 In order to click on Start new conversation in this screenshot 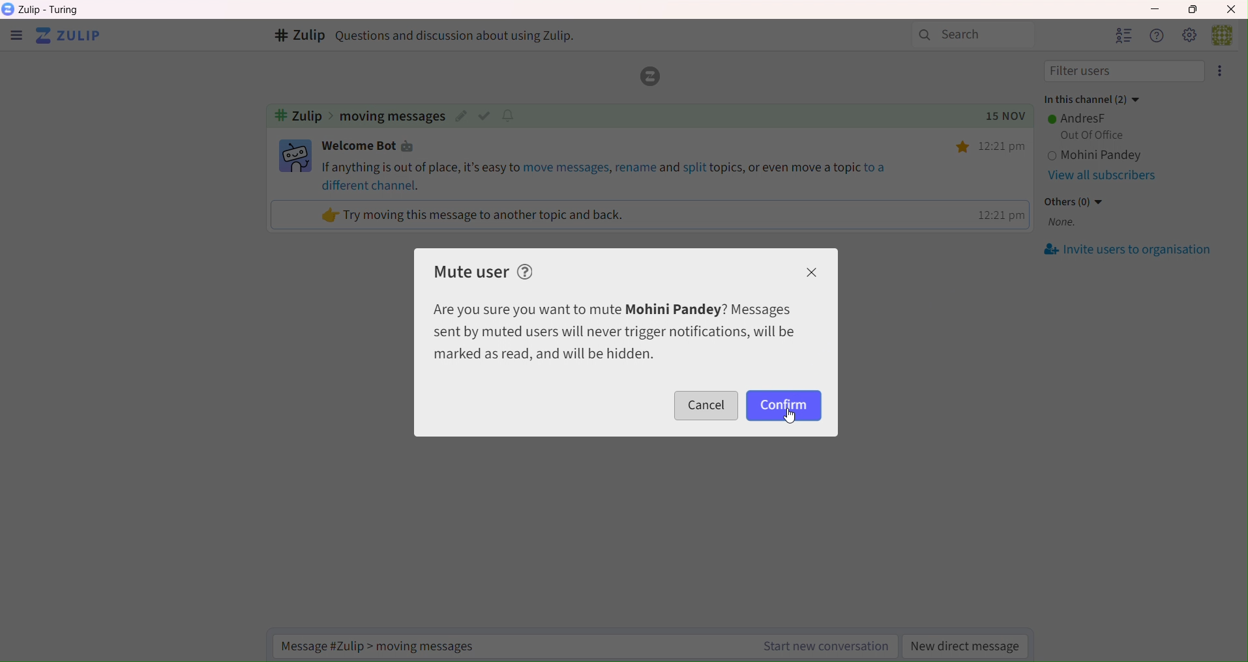, I will do `click(823, 648)`.